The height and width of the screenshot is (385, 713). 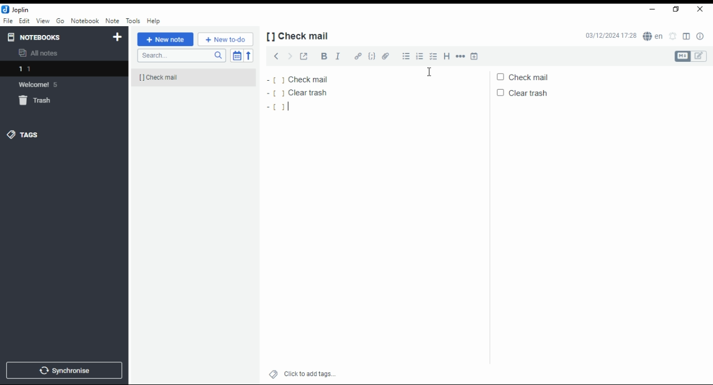 I want to click on New to-do, so click(x=226, y=39).